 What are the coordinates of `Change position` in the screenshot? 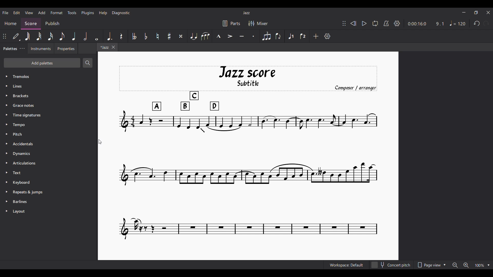 It's located at (4, 36).